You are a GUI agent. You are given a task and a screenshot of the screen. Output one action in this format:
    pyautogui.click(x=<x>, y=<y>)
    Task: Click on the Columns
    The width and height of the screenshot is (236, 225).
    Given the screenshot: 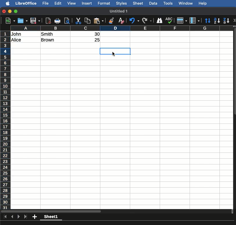 What is the action you would take?
    pyautogui.click(x=195, y=20)
    